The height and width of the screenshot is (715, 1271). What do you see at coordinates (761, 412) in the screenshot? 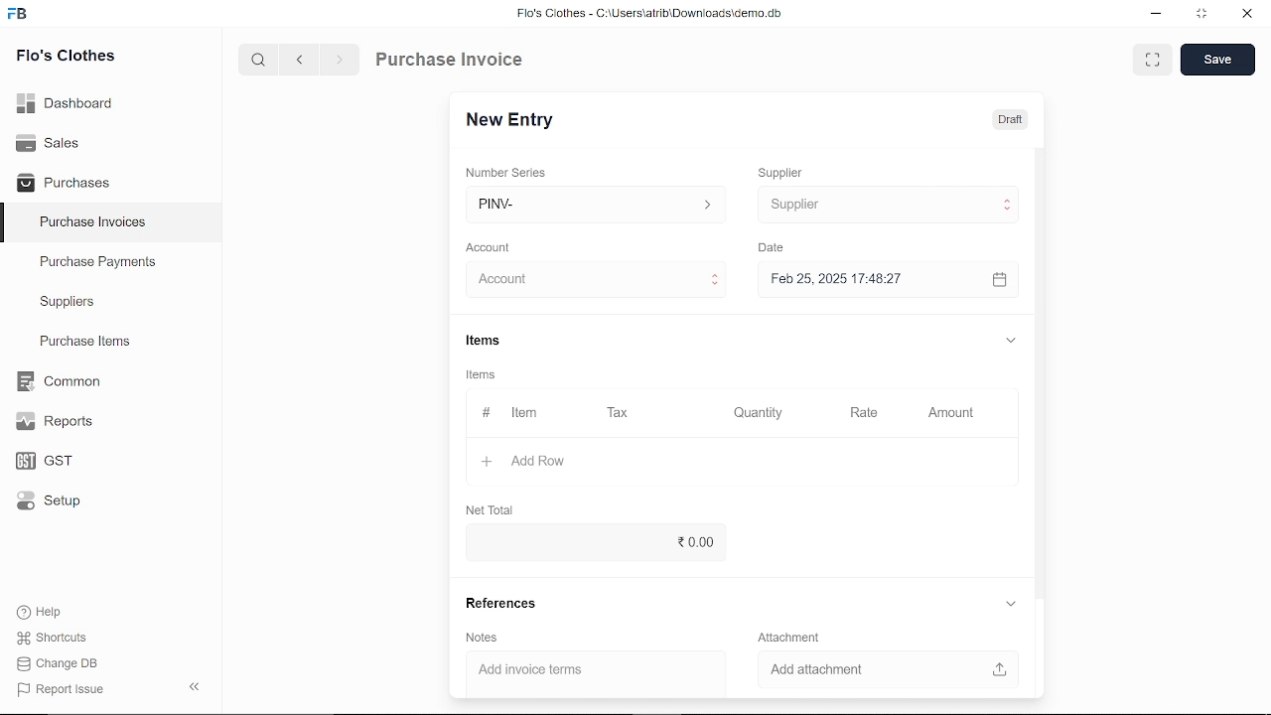
I see `Quantity` at bounding box center [761, 412].